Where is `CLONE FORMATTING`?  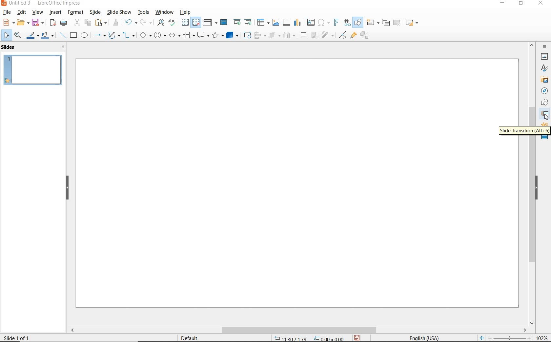 CLONE FORMATTING is located at coordinates (116, 23).